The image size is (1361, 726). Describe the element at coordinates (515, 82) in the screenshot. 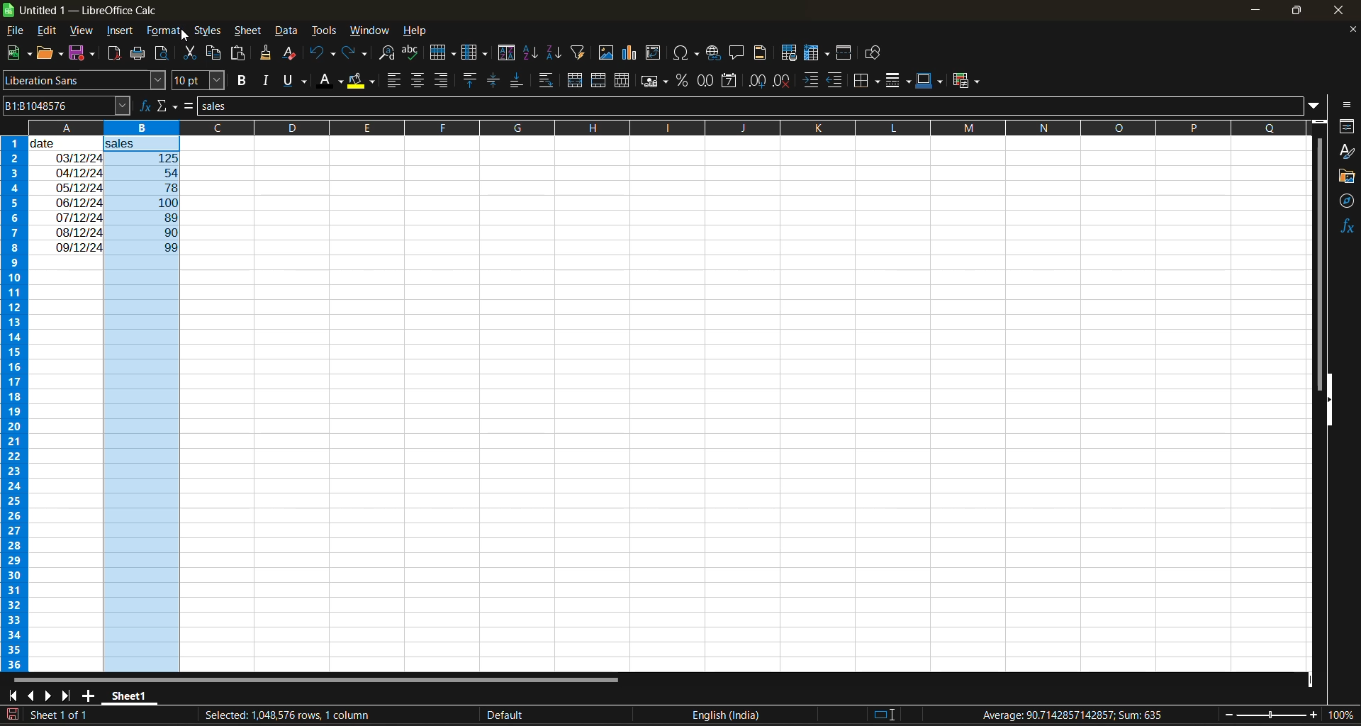

I see `align bottom` at that location.